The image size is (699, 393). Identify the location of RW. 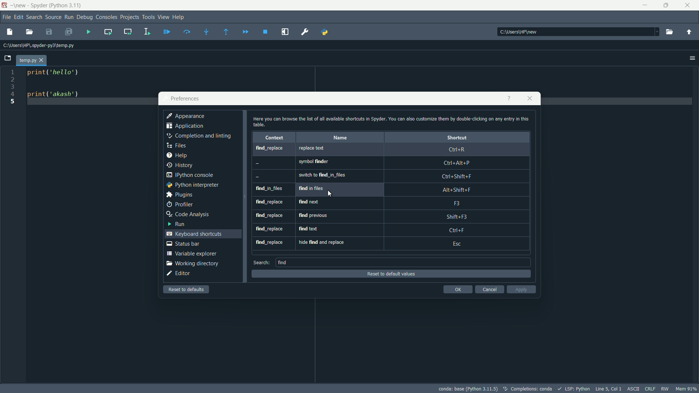
(666, 389).